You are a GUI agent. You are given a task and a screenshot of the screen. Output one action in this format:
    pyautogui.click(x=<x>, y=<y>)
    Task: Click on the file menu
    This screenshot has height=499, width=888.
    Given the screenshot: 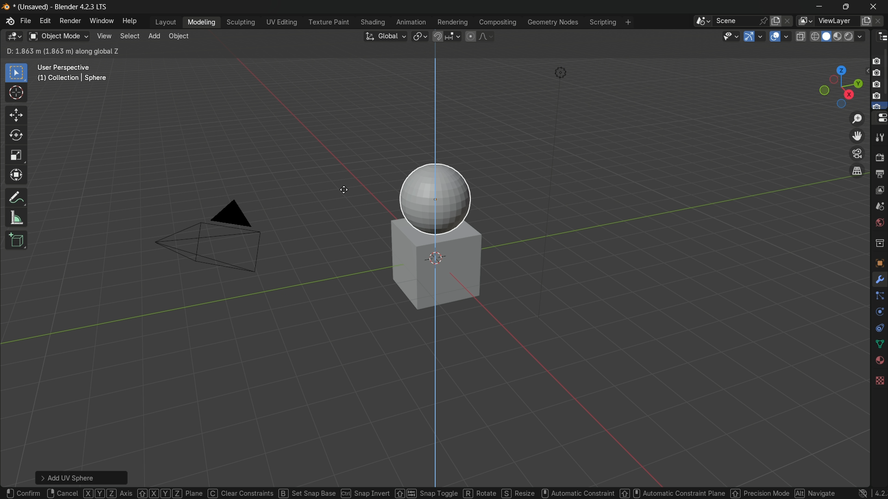 What is the action you would take?
    pyautogui.click(x=26, y=21)
    